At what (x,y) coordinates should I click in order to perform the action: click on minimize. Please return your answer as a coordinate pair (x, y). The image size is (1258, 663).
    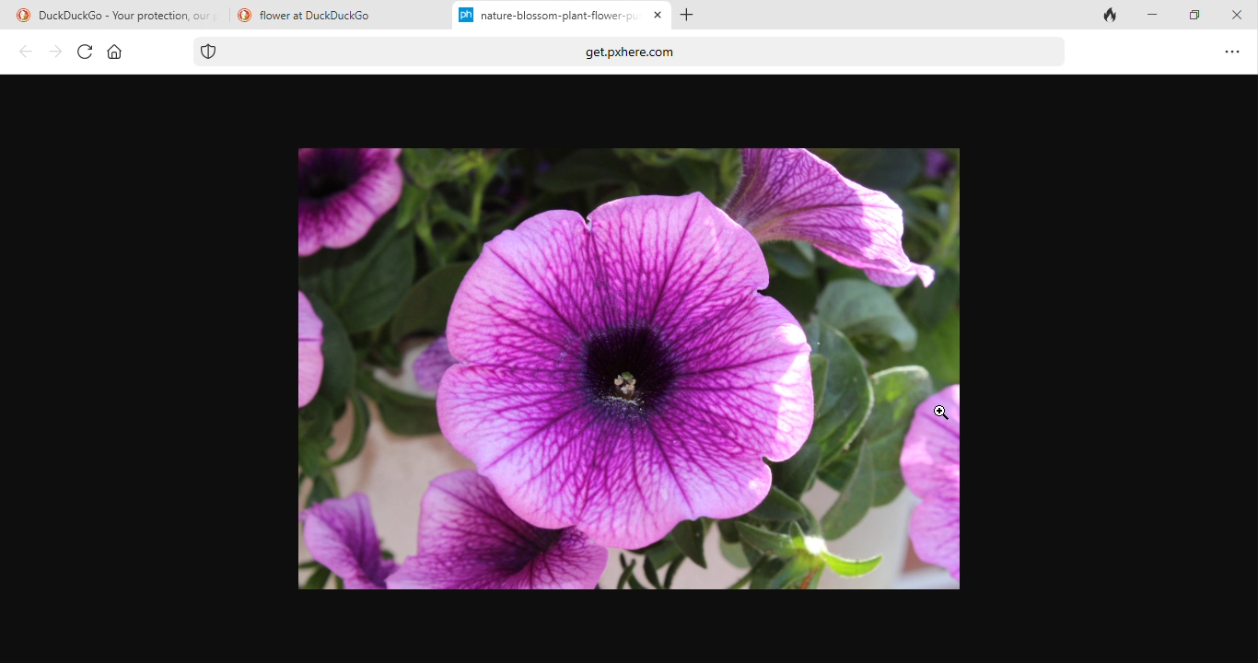
    Looking at the image, I should click on (1152, 16).